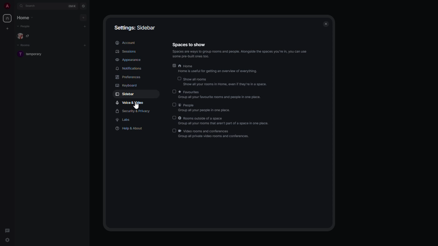  Describe the element at coordinates (8, 240) in the screenshot. I see `quick settings` at that location.